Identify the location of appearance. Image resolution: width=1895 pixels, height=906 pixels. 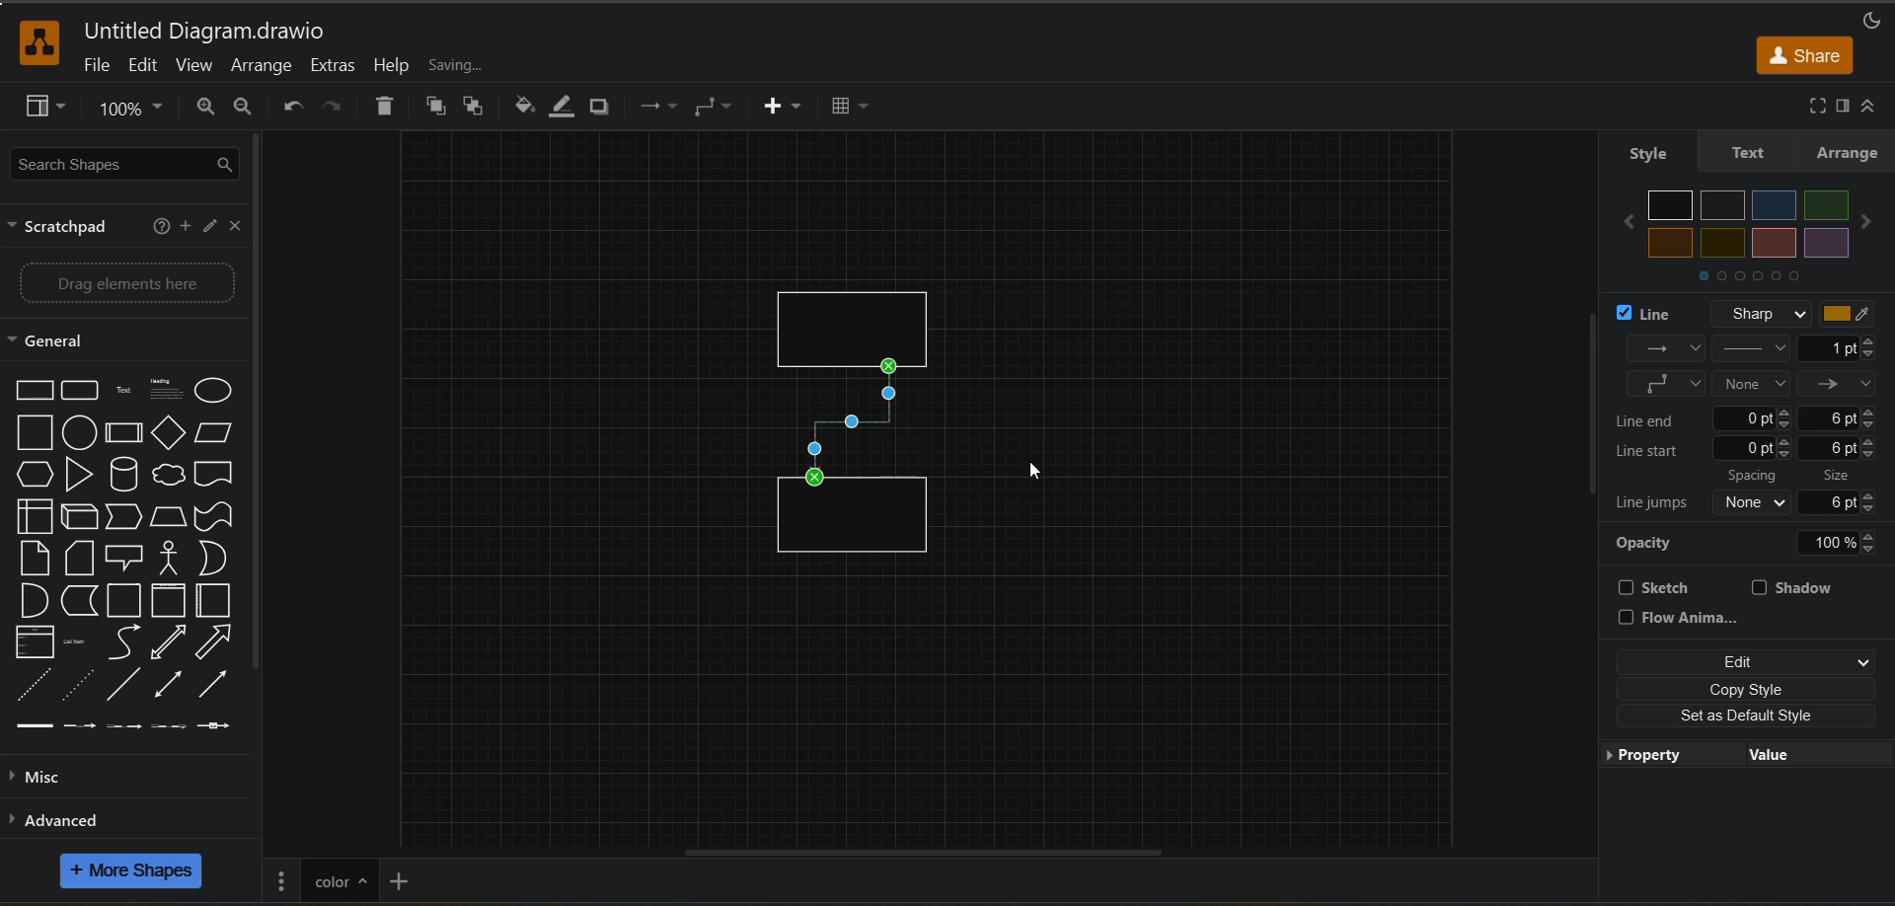
(1869, 17).